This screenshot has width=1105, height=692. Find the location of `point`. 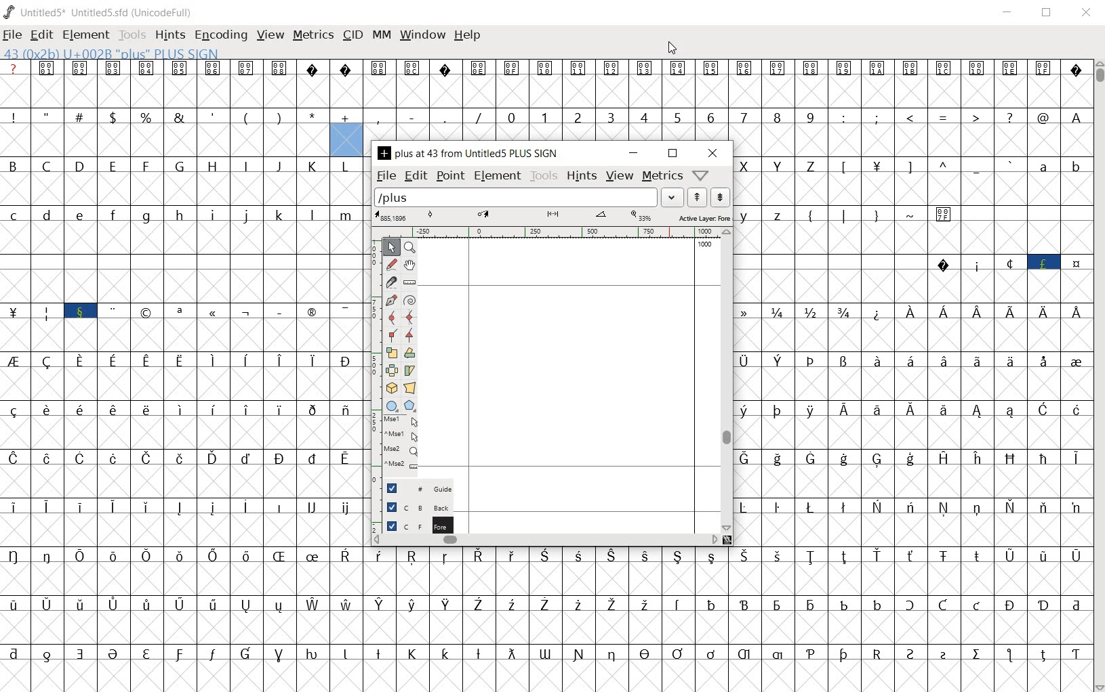

point is located at coordinates (449, 175).